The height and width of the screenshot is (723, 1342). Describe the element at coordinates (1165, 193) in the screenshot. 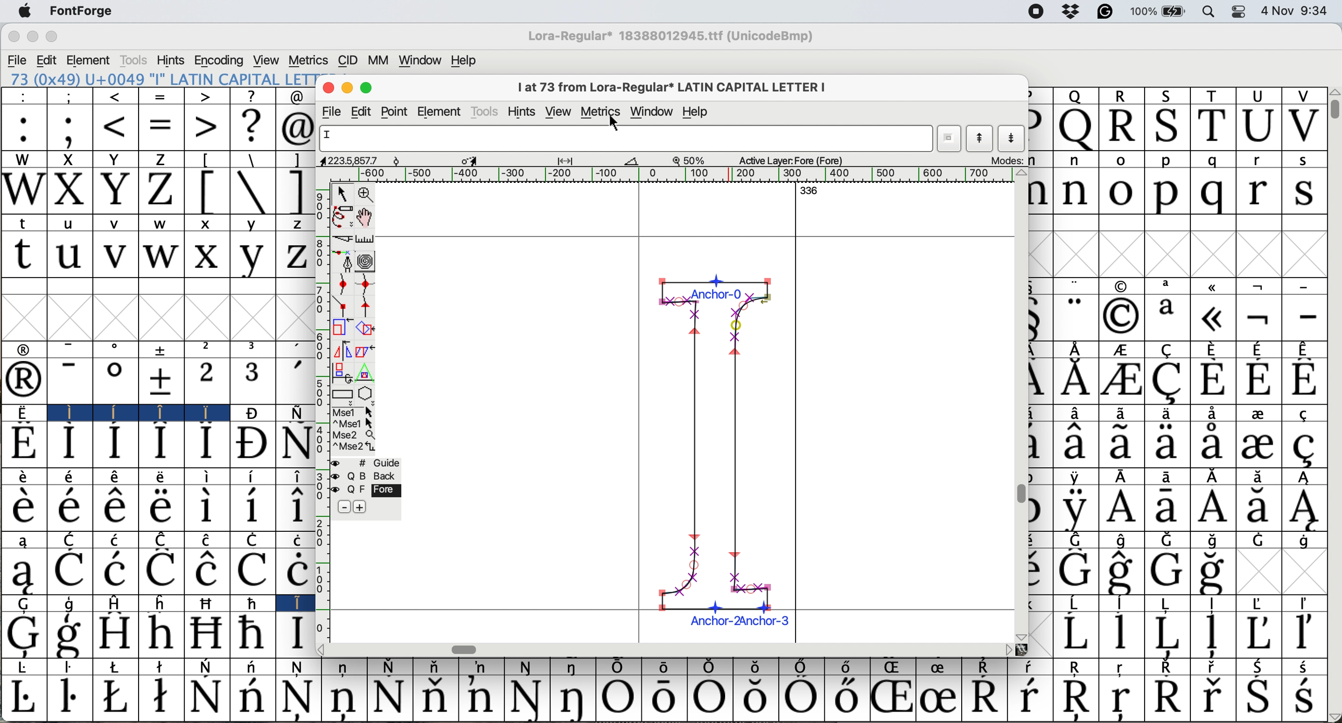

I see `p` at that location.